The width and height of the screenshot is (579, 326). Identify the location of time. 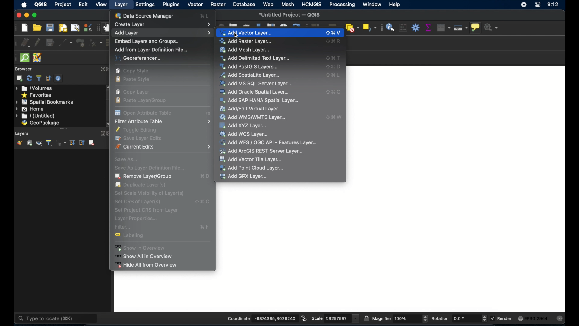
(553, 5).